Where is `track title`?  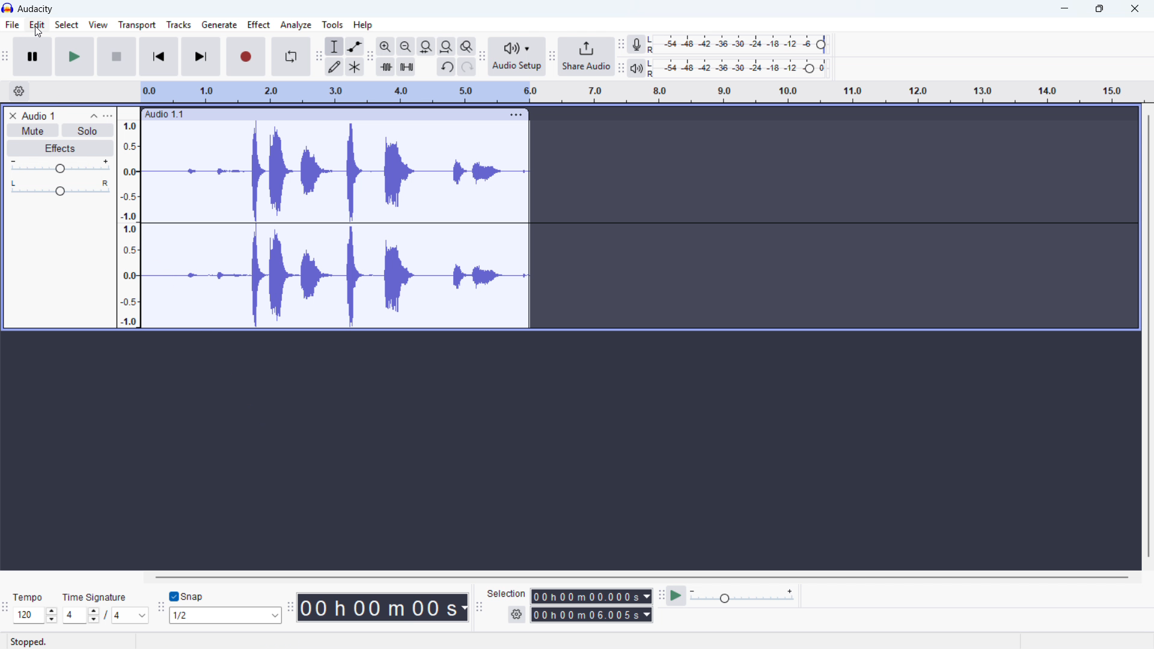
track title is located at coordinates (40, 116).